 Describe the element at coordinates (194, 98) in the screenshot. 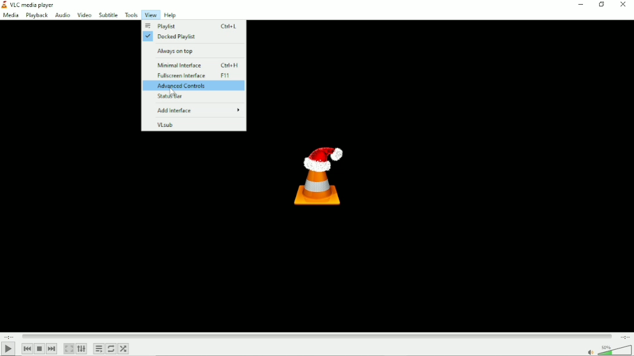

I see `Status bar` at that location.